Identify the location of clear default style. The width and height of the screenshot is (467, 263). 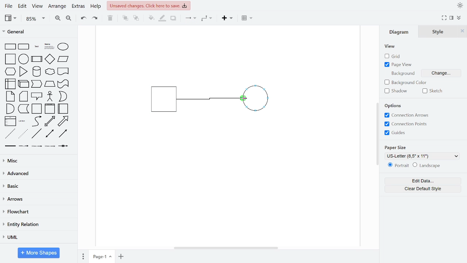
(427, 166).